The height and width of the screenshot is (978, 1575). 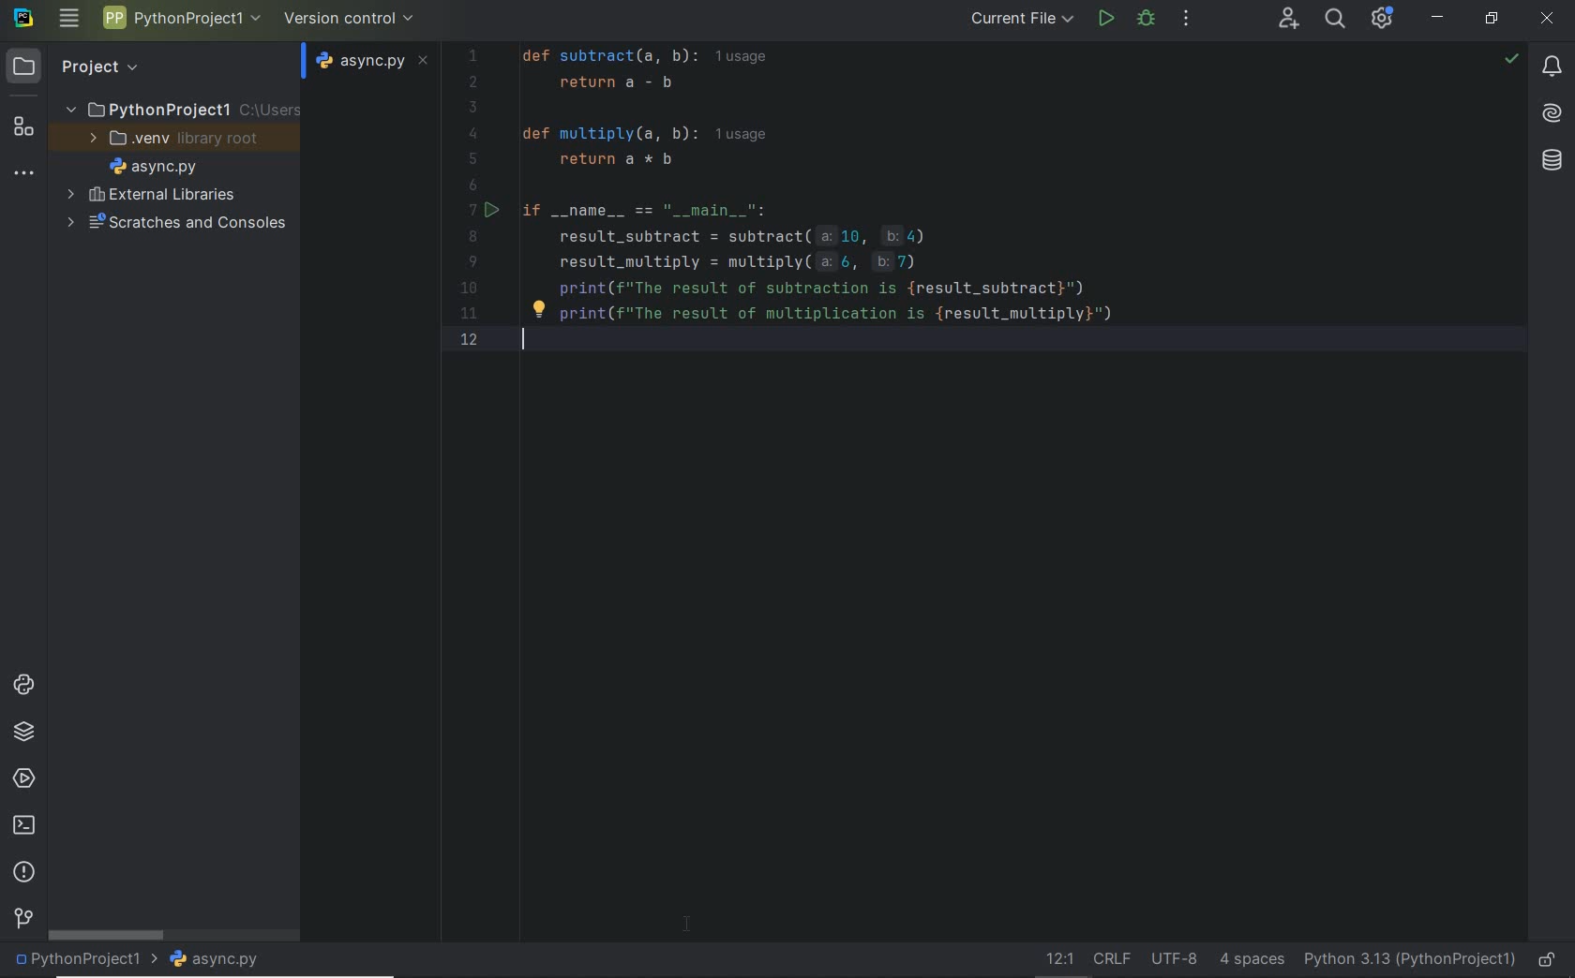 What do you see at coordinates (22, 919) in the screenshot?
I see `version control` at bounding box center [22, 919].